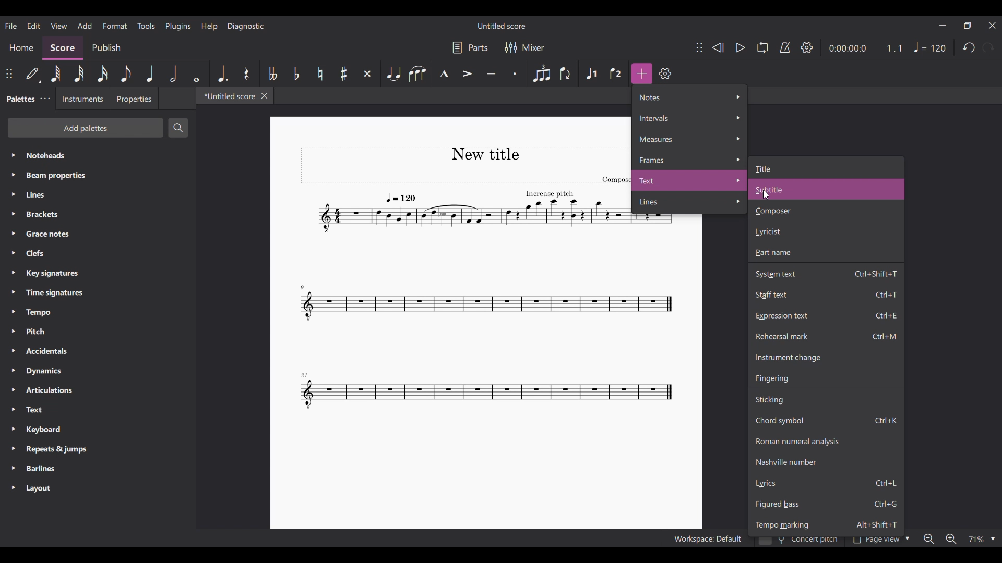  What do you see at coordinates (33, 25) in the screenshot?
I see `Edit menu` at bounding box center [33, 25].